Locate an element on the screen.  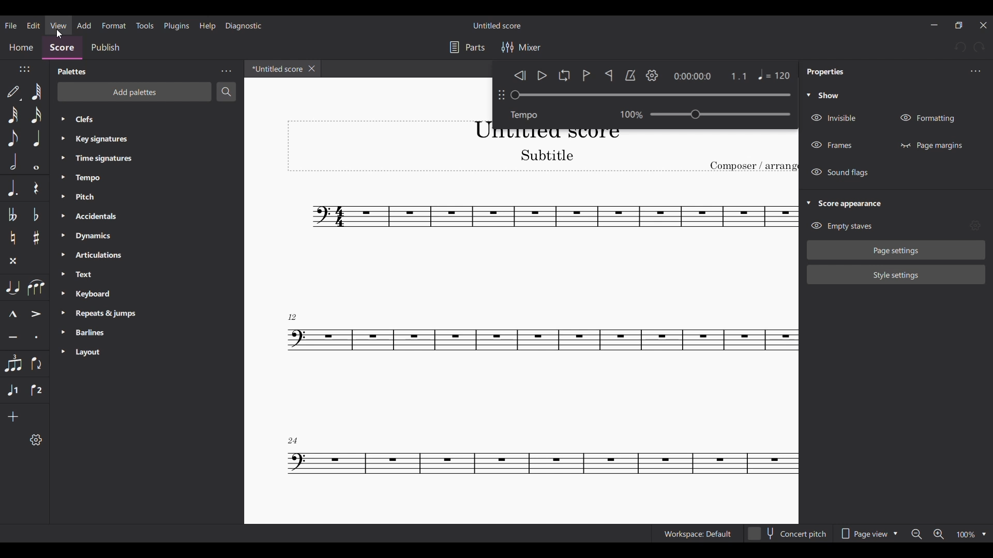
Plugins is located at coordinates (176, 26).